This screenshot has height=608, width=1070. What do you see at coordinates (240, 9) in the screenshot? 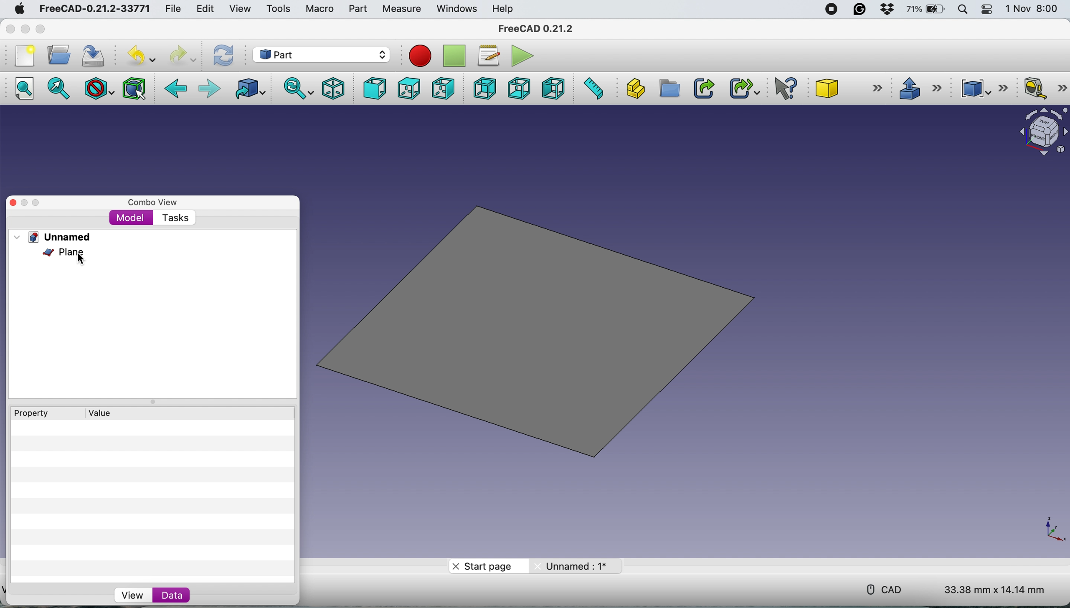
I see `view` at bounding box center [240, 9].